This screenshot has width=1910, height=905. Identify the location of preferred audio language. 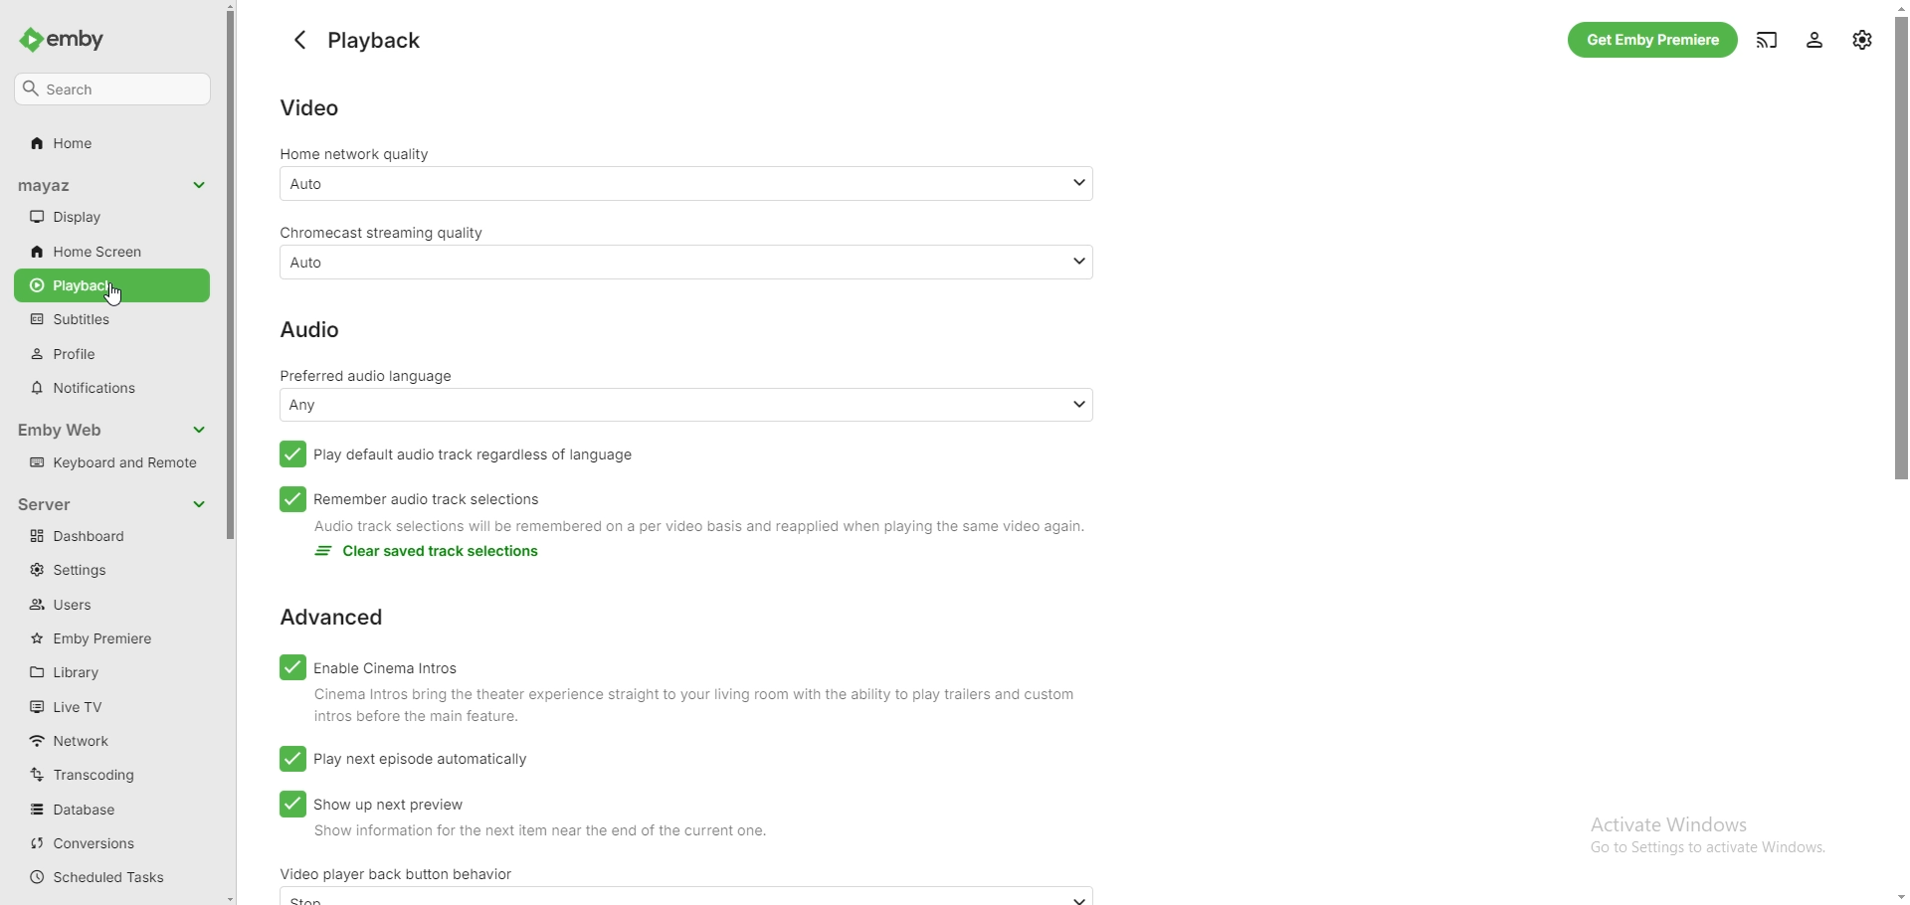
(372, 374).